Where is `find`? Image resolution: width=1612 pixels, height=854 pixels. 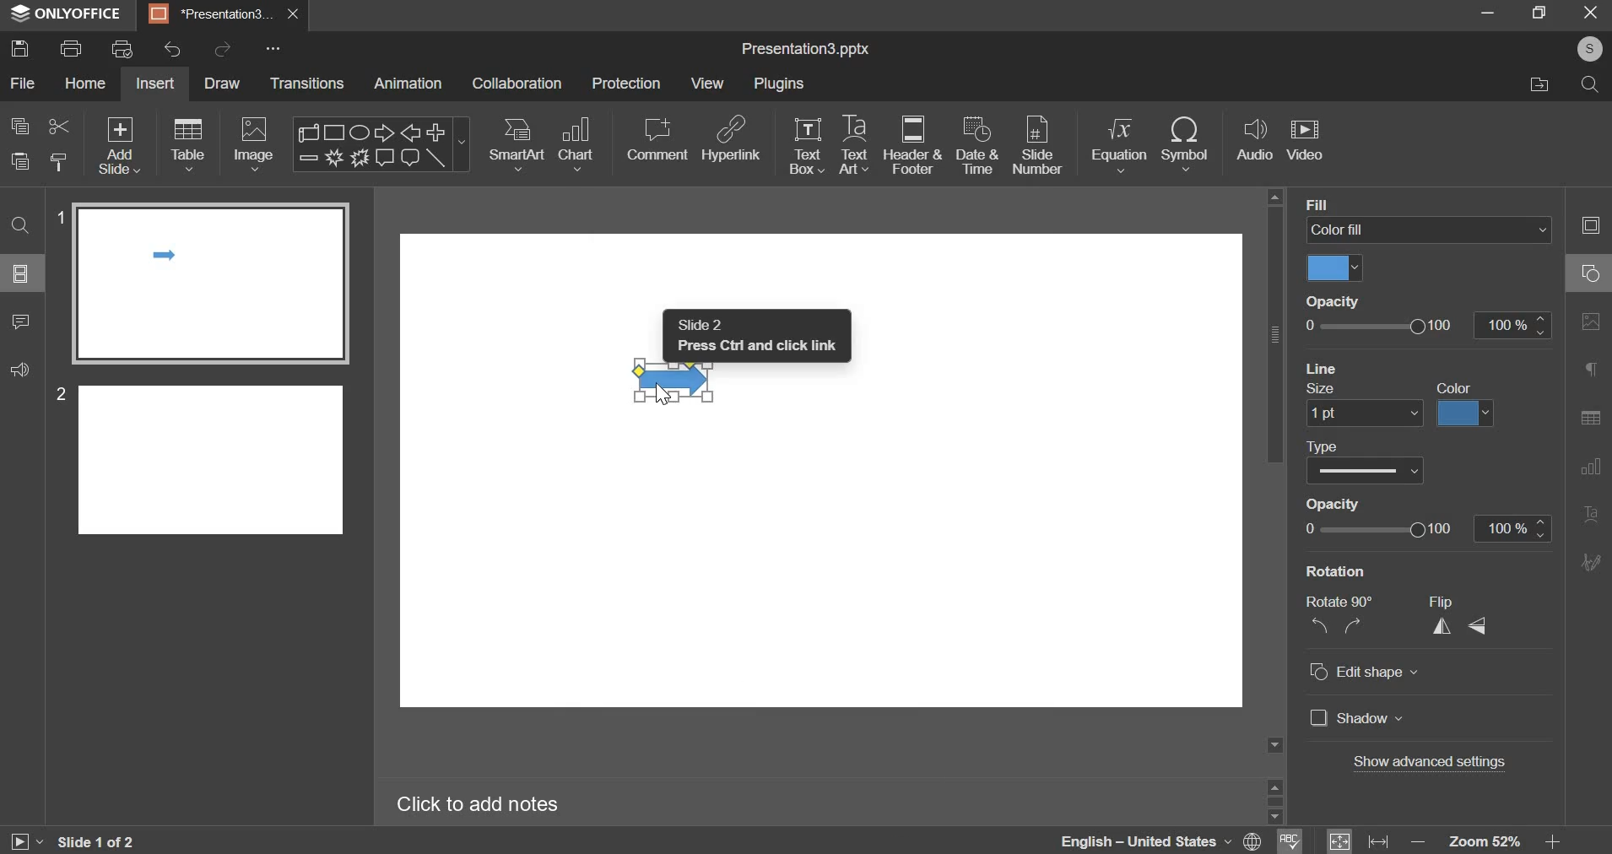
find is located at coordinates (20, 226).